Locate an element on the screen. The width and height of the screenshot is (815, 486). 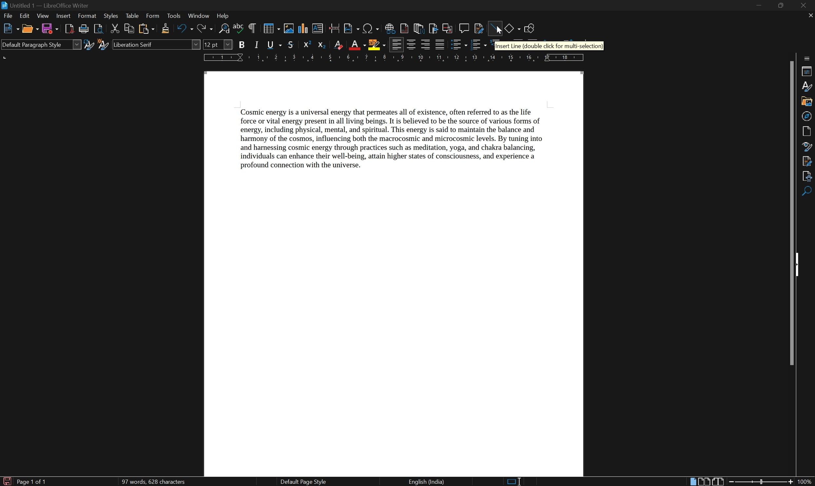
superscript is located at coordinates (308, 45).